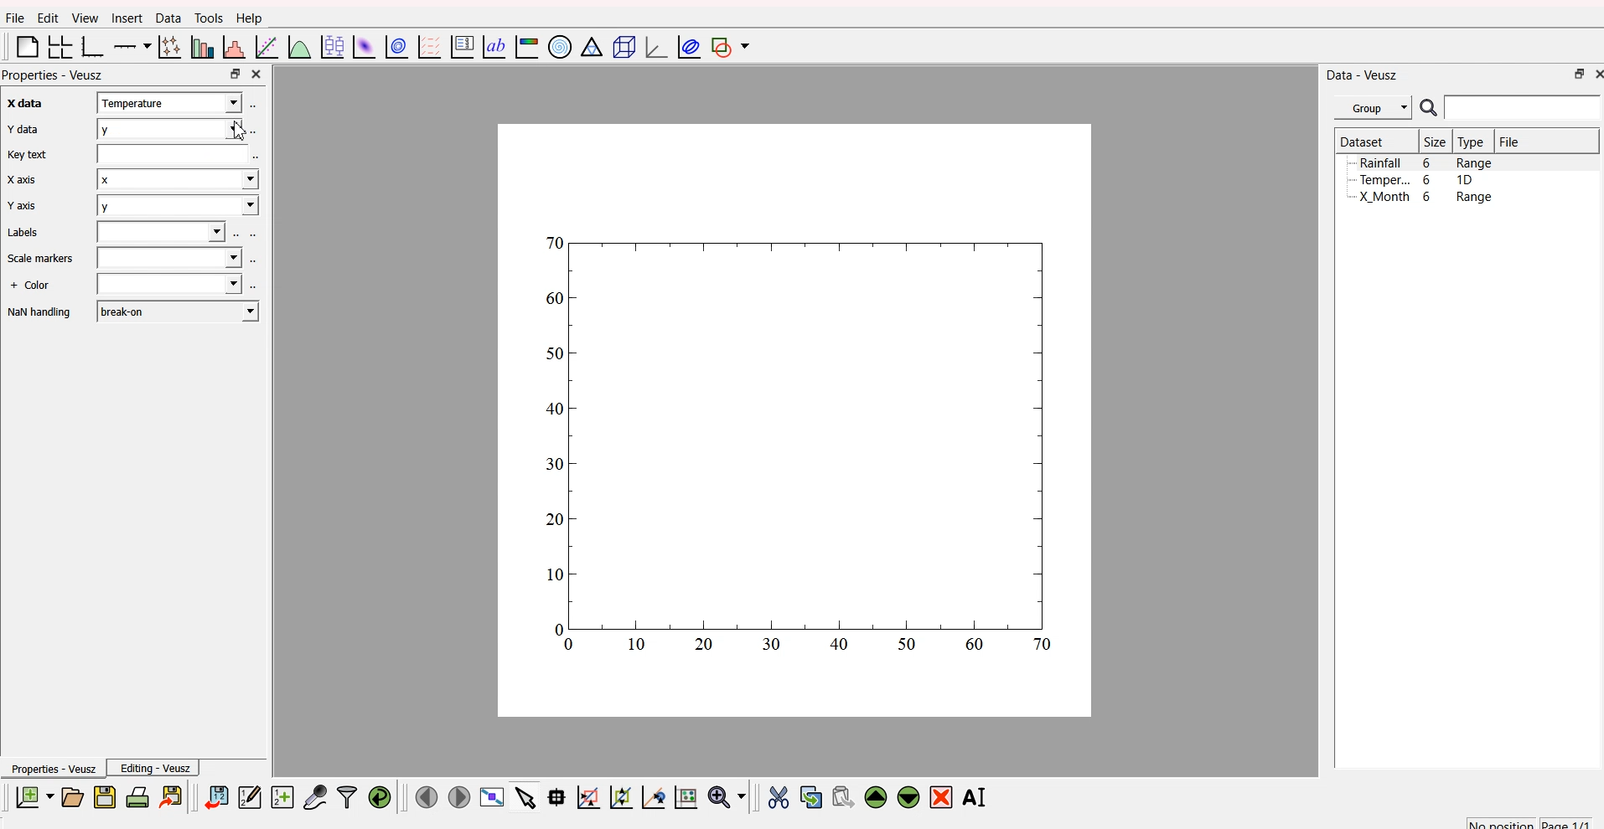 Image resolution: width=1604 pixels, height=829 pixels. What do you see at coordinates (1526, 110) in the screenshot?
I see `search bar` at bounding box center [1526, 110].